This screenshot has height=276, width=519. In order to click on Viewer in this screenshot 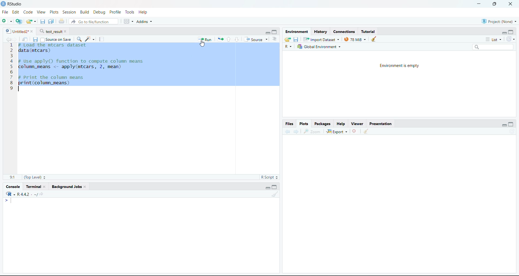, I will do `click(357, 122)`.